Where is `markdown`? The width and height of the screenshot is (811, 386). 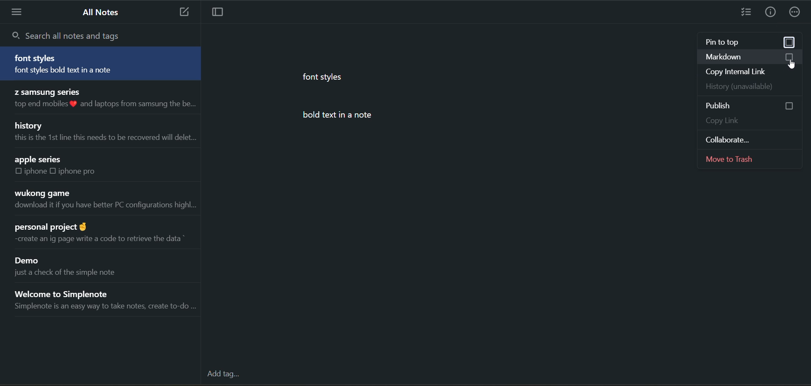 markdown is located at coordinates (729, 57).